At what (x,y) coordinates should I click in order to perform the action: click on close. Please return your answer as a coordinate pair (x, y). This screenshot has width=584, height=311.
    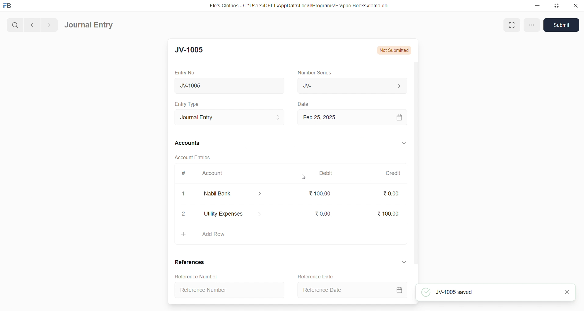
    Looking at the image, I should click on (574, 6).